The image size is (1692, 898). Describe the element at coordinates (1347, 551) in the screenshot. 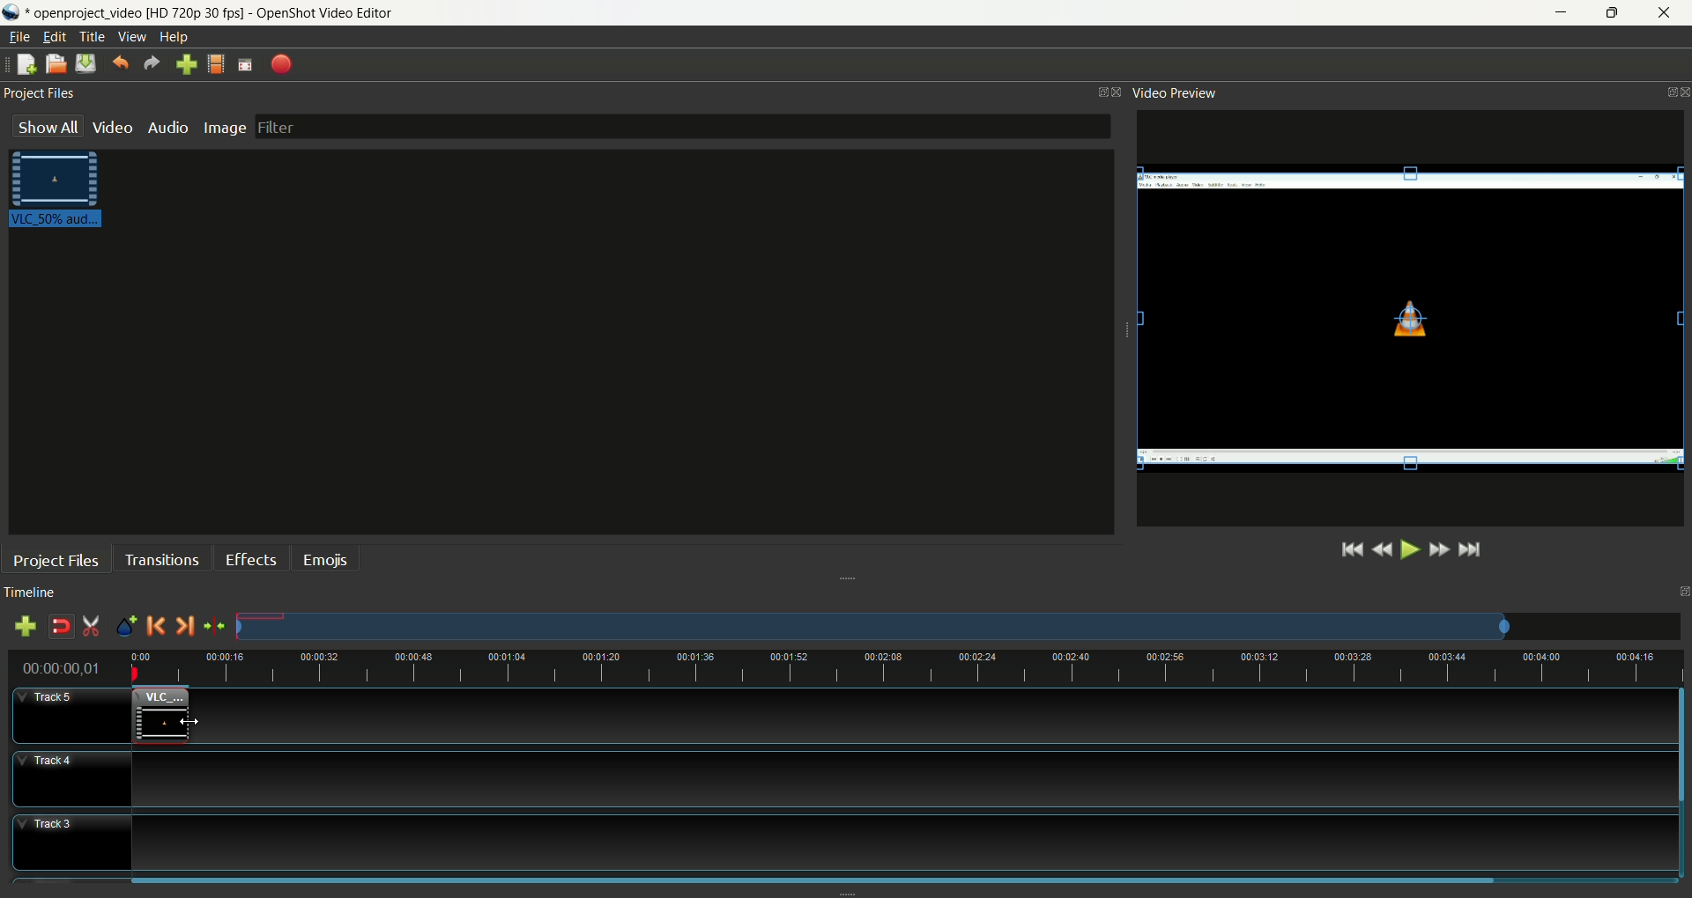

I see `jump to the start` at that location.